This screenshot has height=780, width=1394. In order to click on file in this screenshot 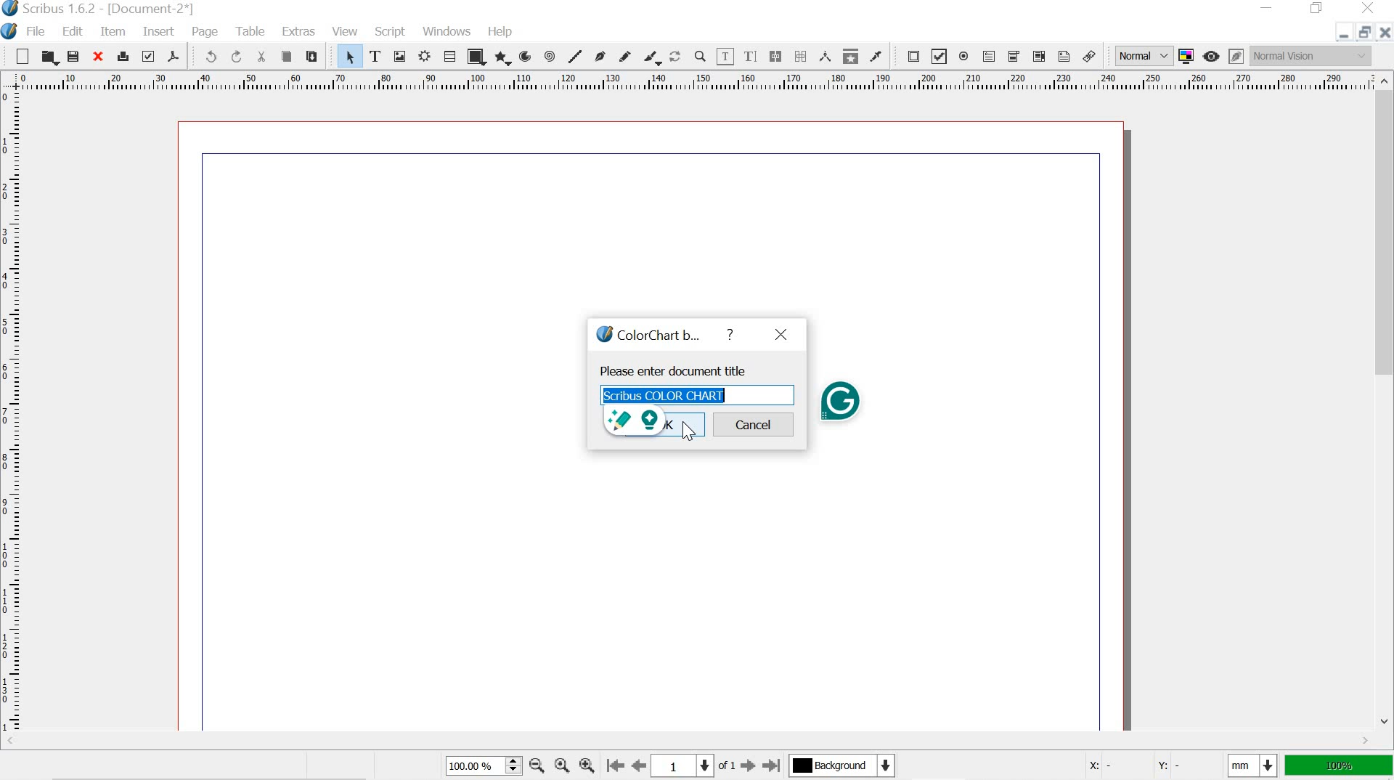, I will do `click(37, 33)`.